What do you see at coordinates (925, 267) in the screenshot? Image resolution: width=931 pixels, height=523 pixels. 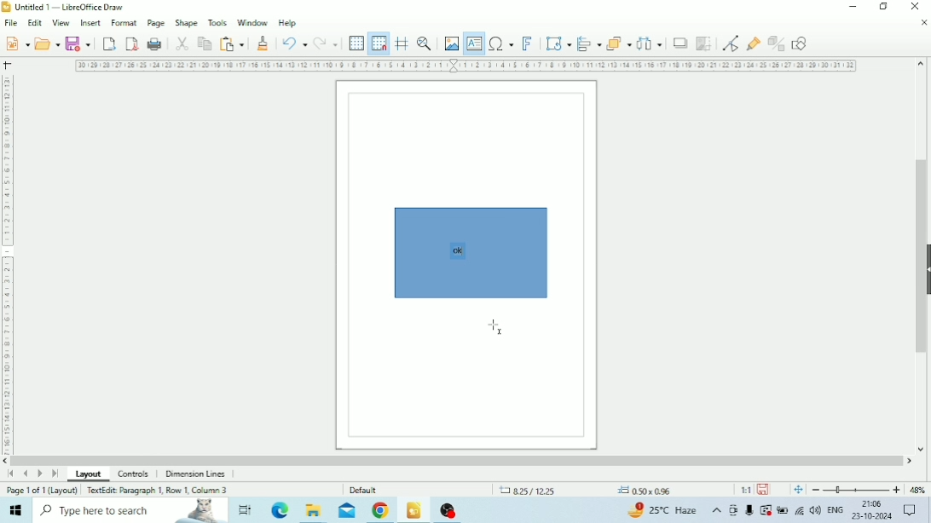 I see `Show` at bounding box center [925, 267].